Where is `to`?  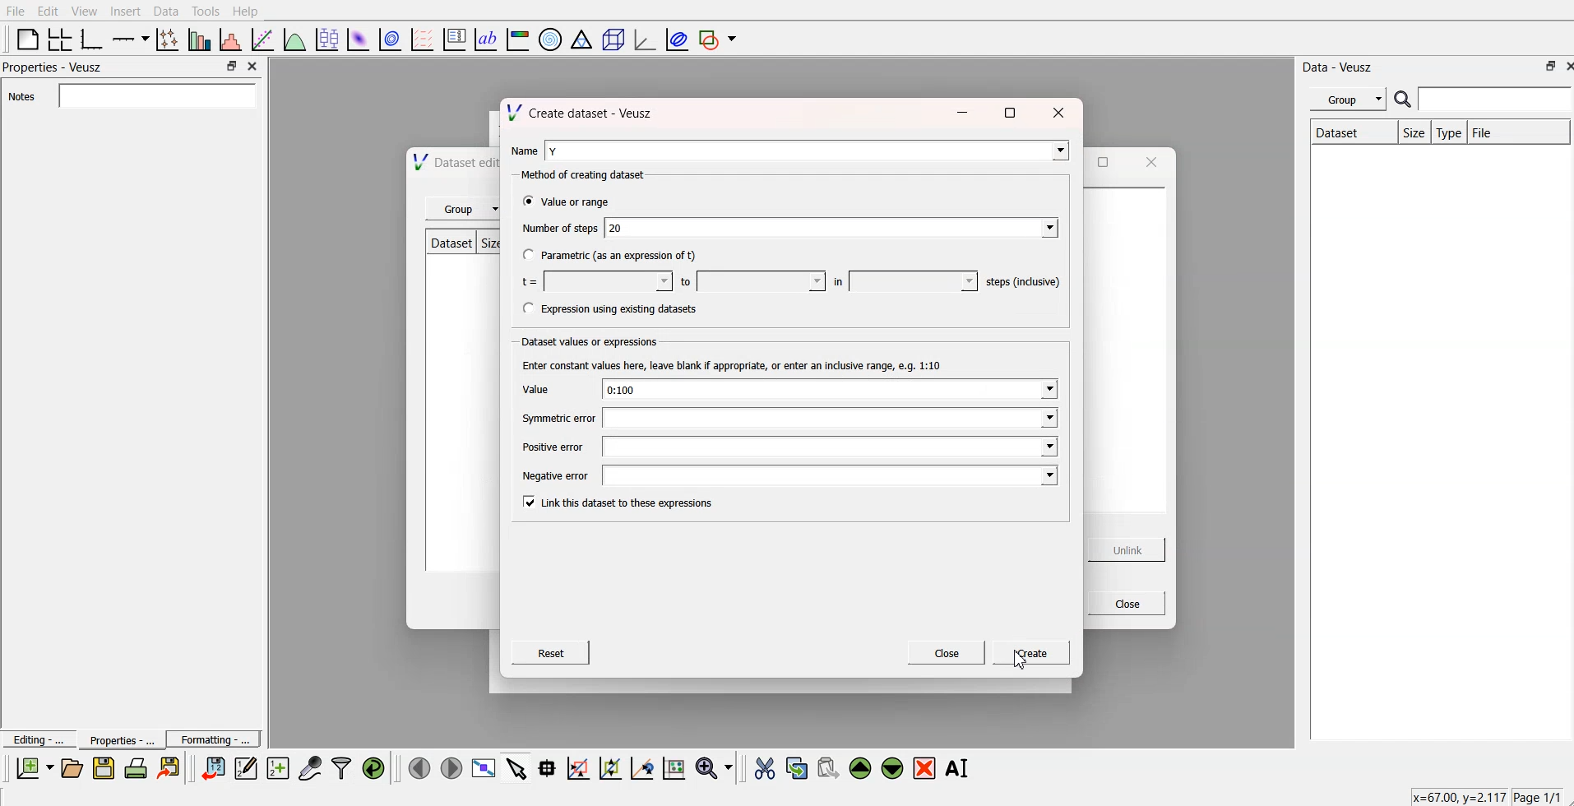
to is located at coordinates (748, 280).